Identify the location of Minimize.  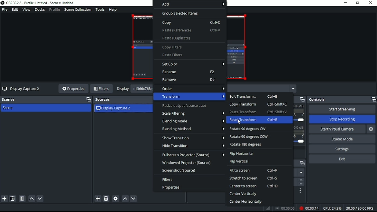
(346, 2).